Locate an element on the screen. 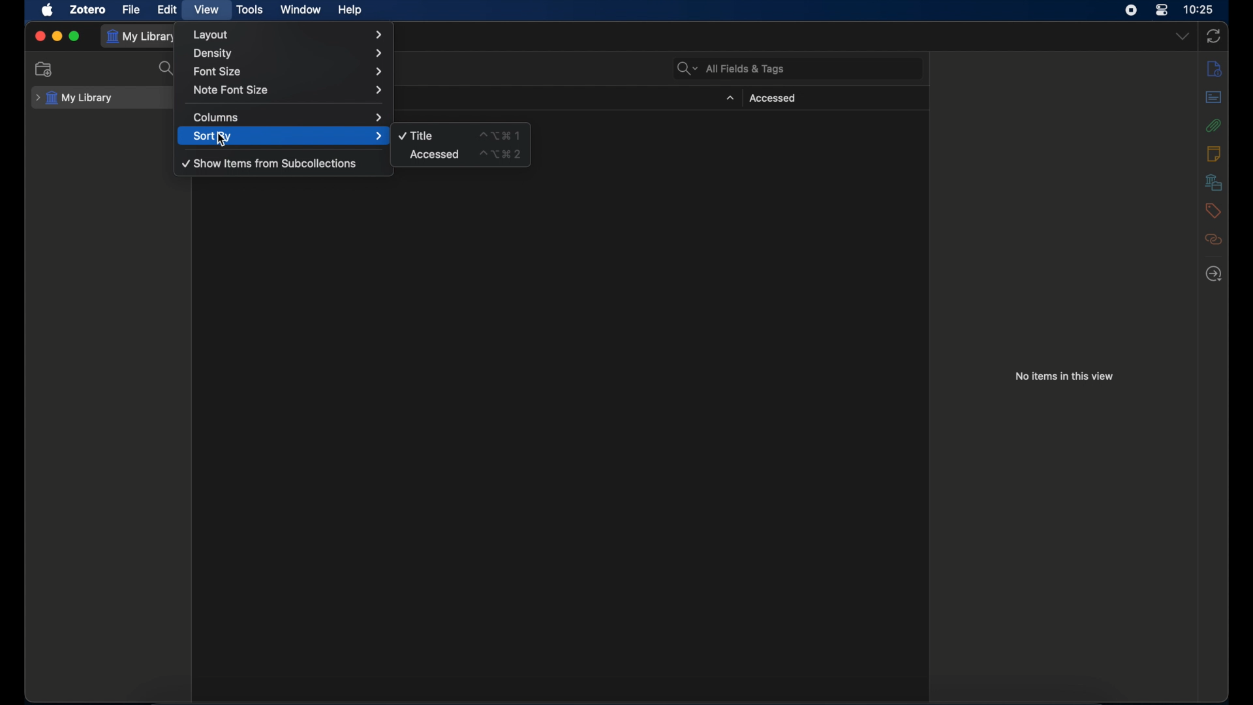 The image size is (1253, 705). columns is located at coordinates (288, 116).